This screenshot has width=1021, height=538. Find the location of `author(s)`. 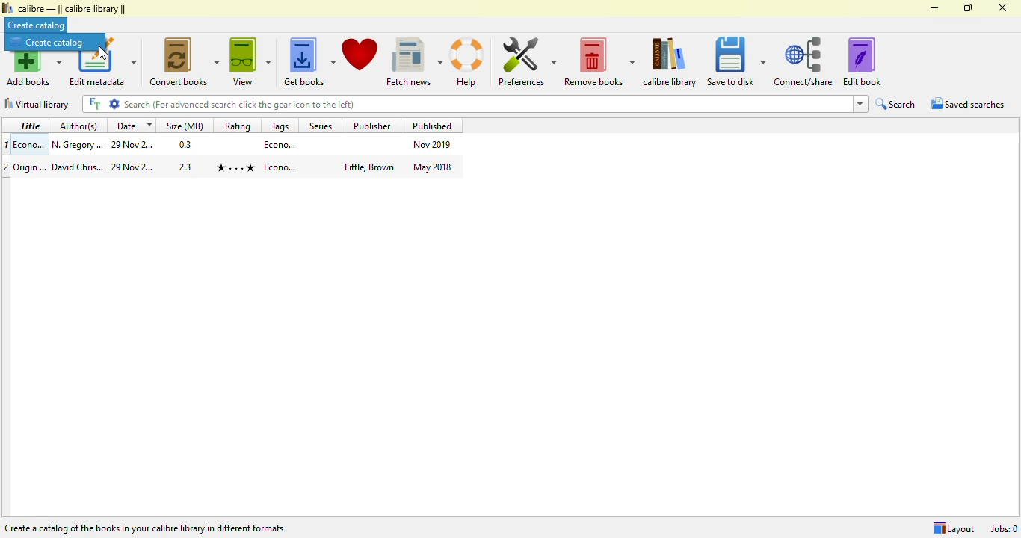

author(s) is located at coordinates (78, 126).